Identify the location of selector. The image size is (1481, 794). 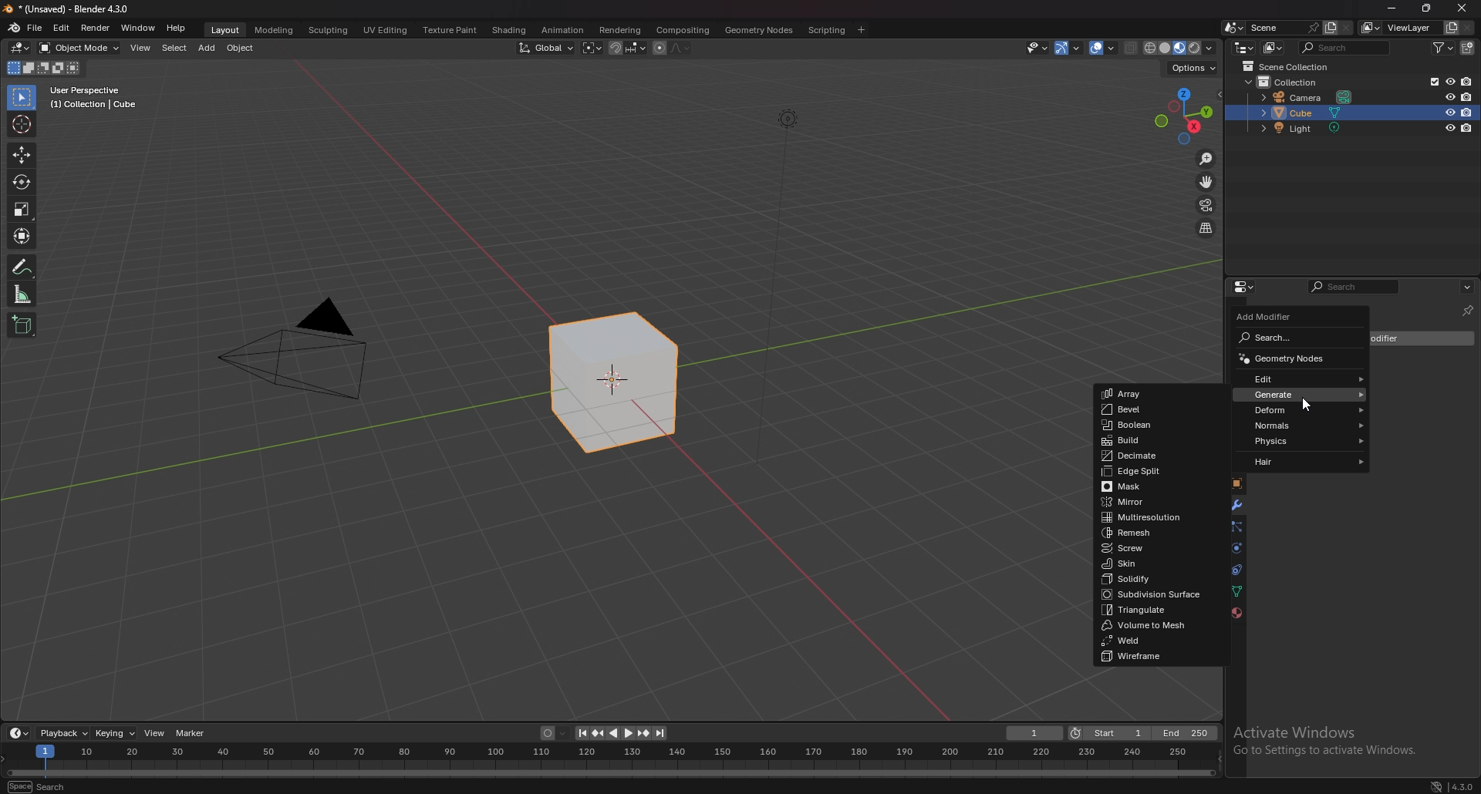
(22, 98).